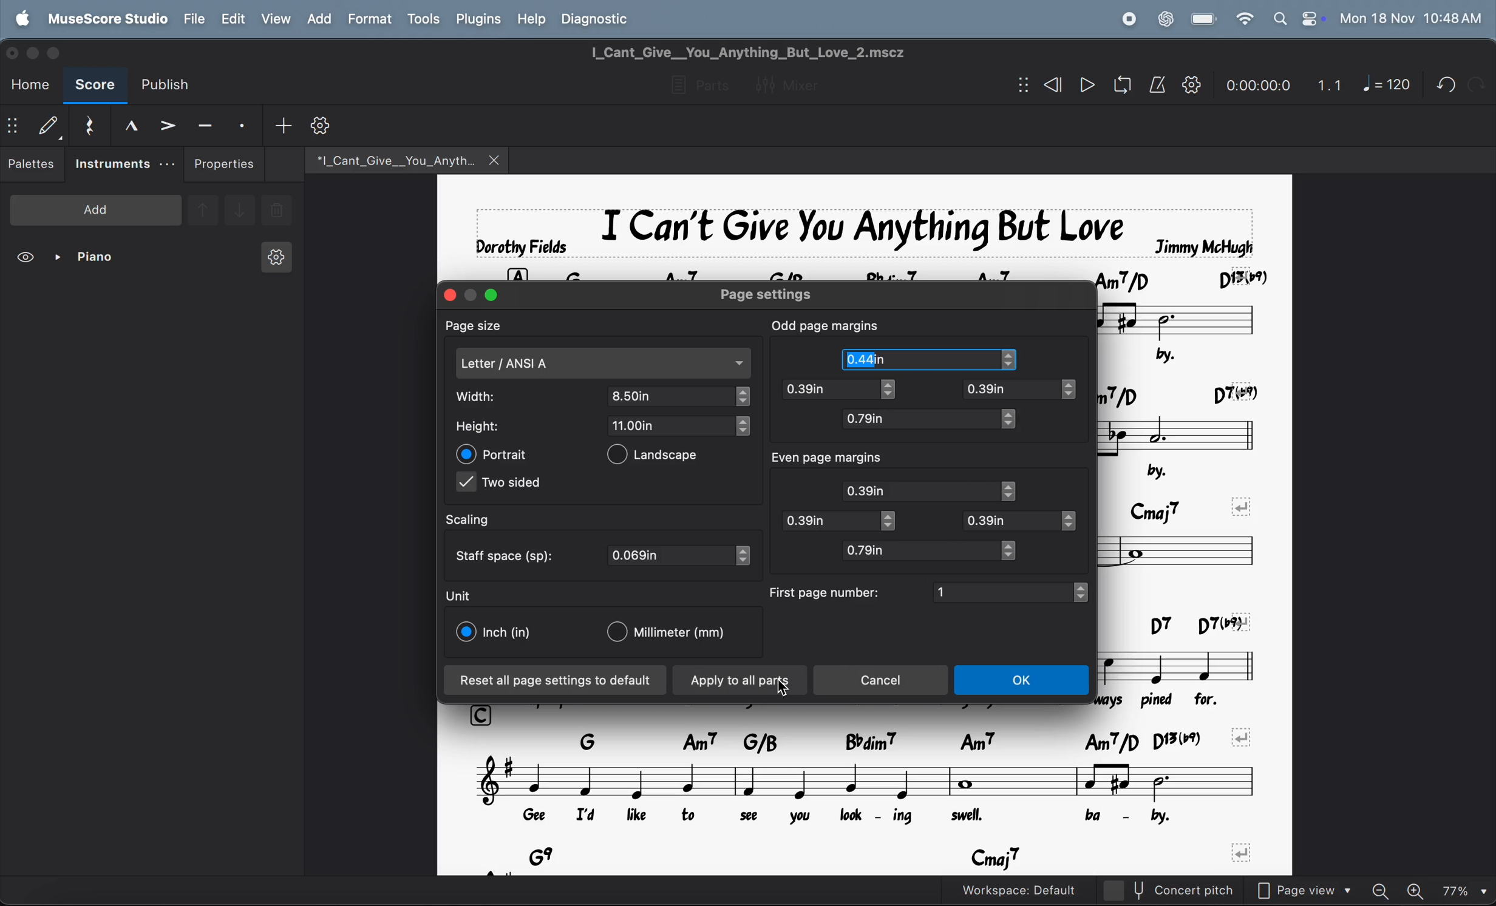 This screenshot has height=906, width=1496. Describe the element at coordinates (1071, 522) in the screenshot. I see `toggle` at that location.